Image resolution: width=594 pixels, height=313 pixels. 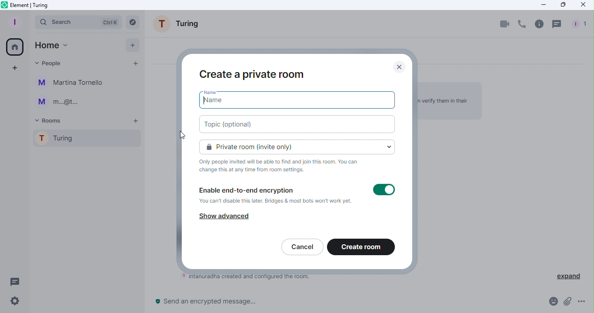 I want to click on Home, so click(x=13, y=46).